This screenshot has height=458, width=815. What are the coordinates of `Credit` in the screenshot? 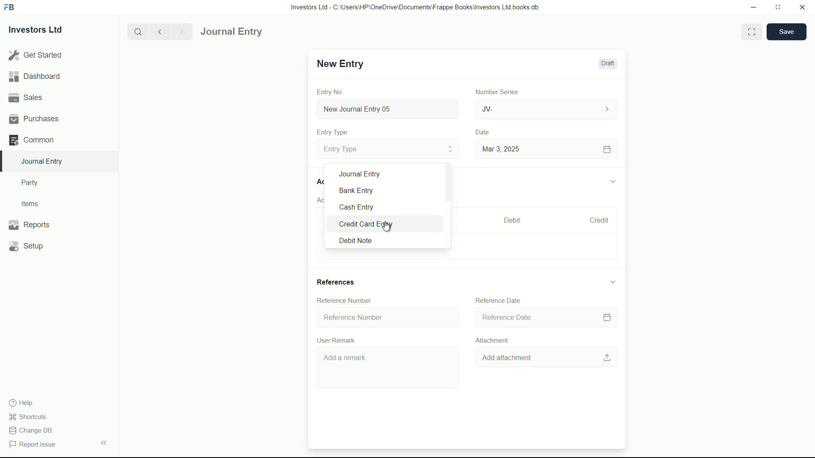 It's located at (596, 221).